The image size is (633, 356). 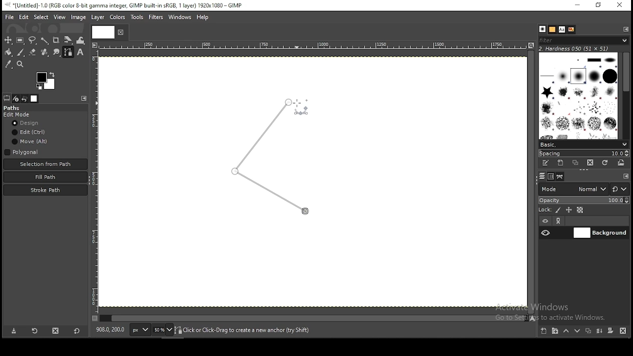 What do you see at coordinates (531, 182) in the screenshot?
I see `scroll bar` at bounding box center [531, 182].